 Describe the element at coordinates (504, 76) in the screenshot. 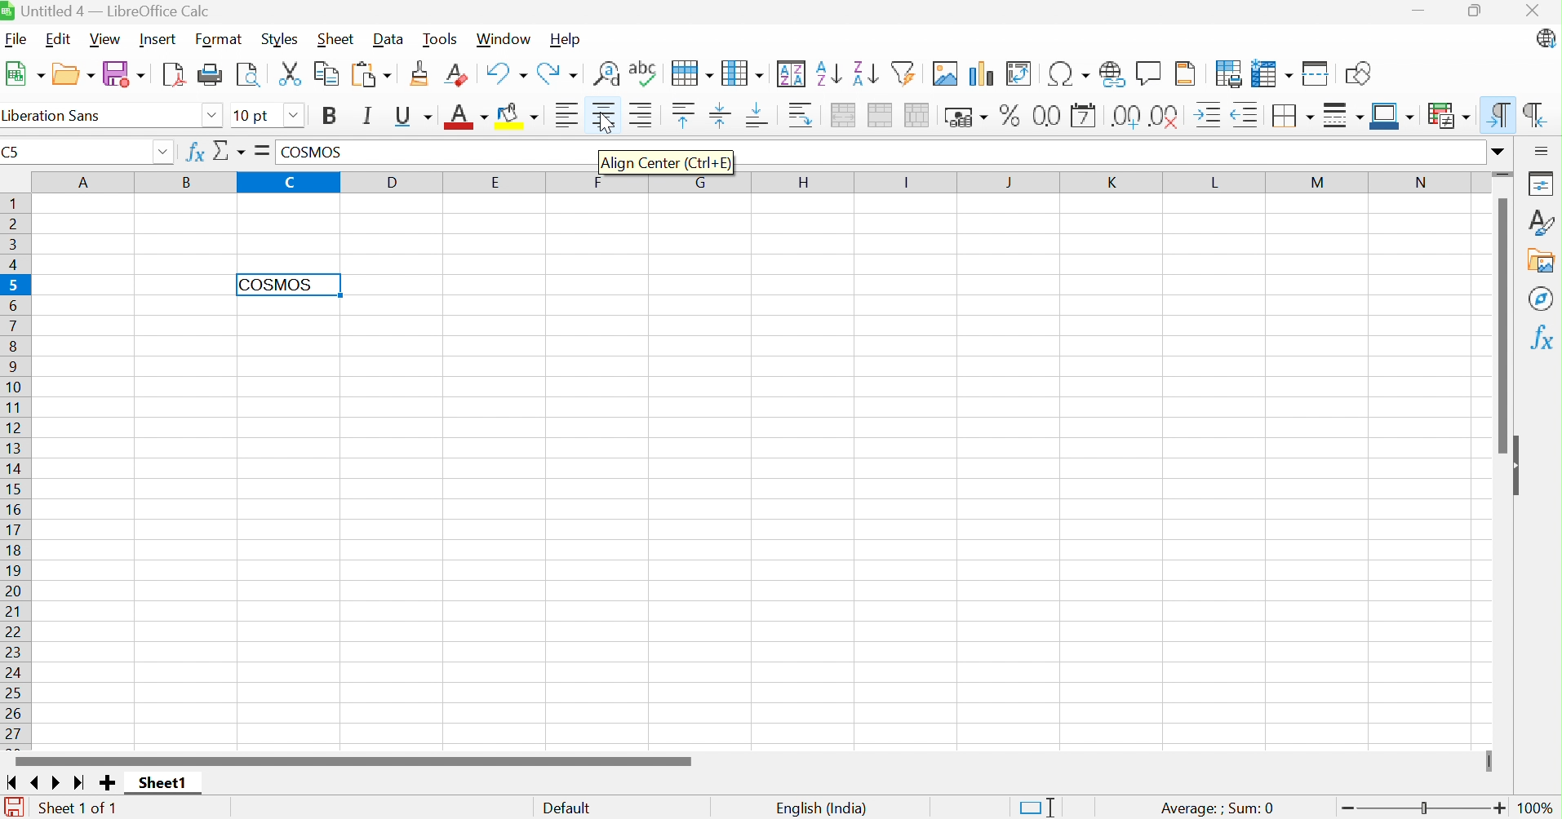

I see `Undo` at that location.